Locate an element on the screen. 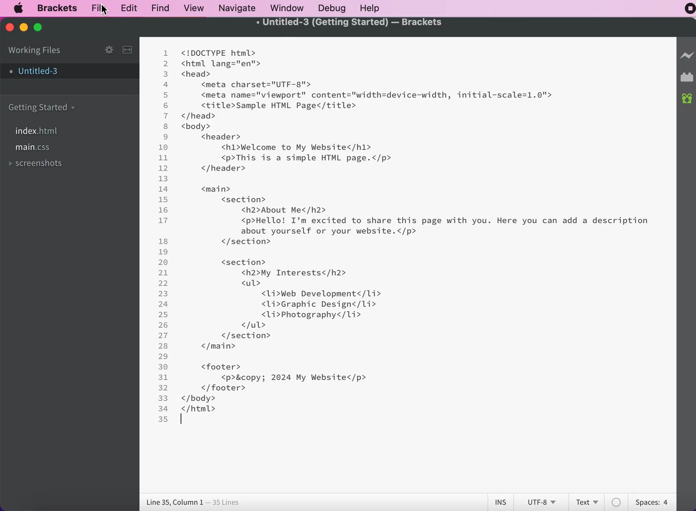  help is located at coordinates (379, 8).